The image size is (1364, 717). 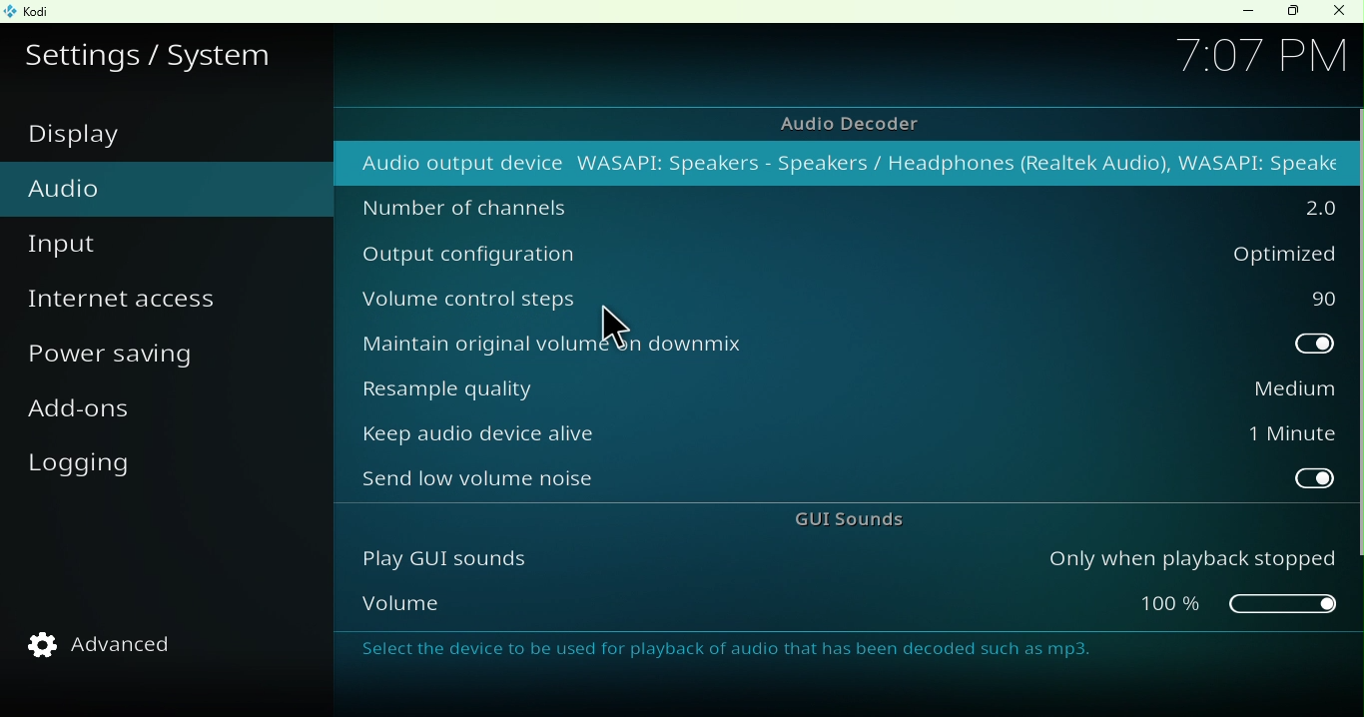 What do you see at coordinates (1221, 479) in the screenshot?
I see `toggle` at bounding box center [1221, 479].